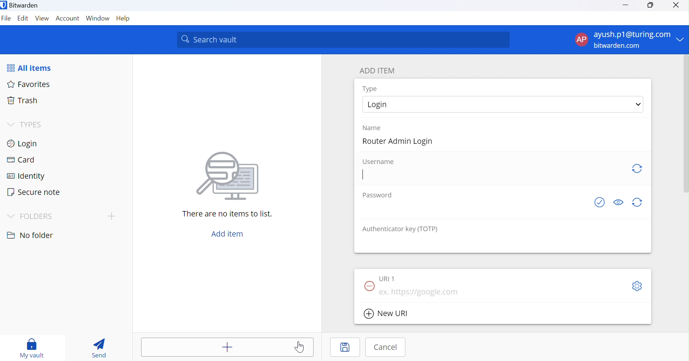 The width and height of the screenshot is (689, 361). Describe the element at coordinates (503, 104) in the screenshot. I see `select Login type` at that location.